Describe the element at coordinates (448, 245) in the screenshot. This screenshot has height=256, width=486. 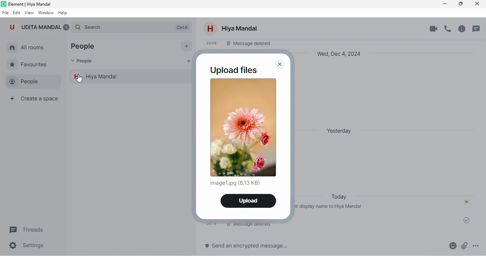
I see `attachment` at that location.